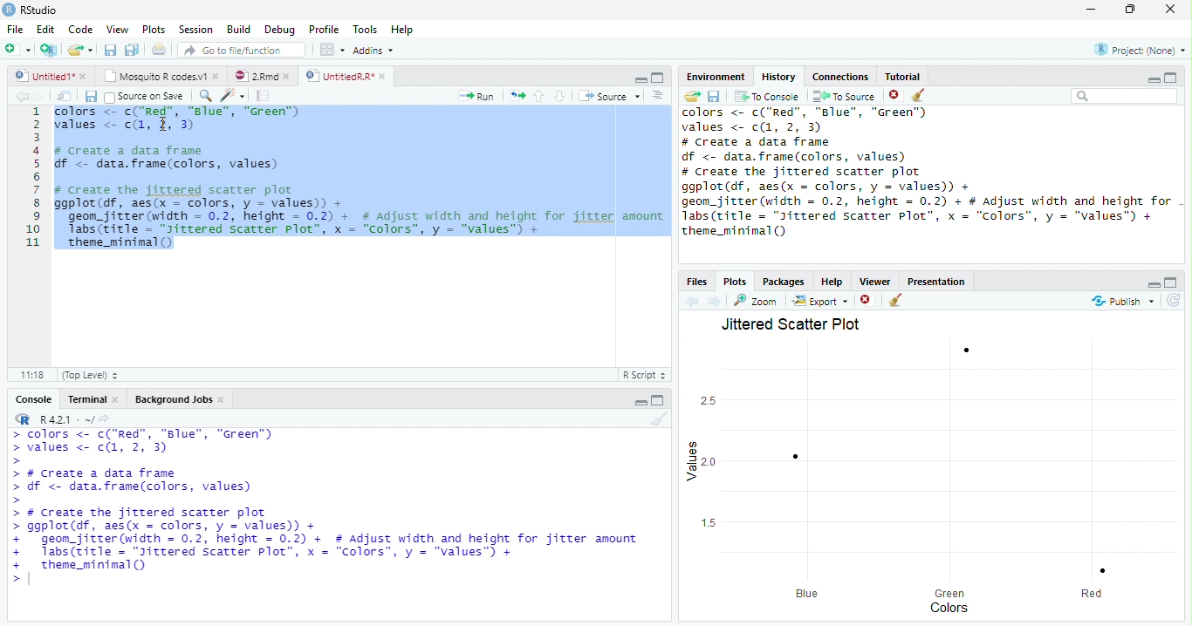 The image size is (1192, 626). I want to click on Save current document, so click(111, 50).